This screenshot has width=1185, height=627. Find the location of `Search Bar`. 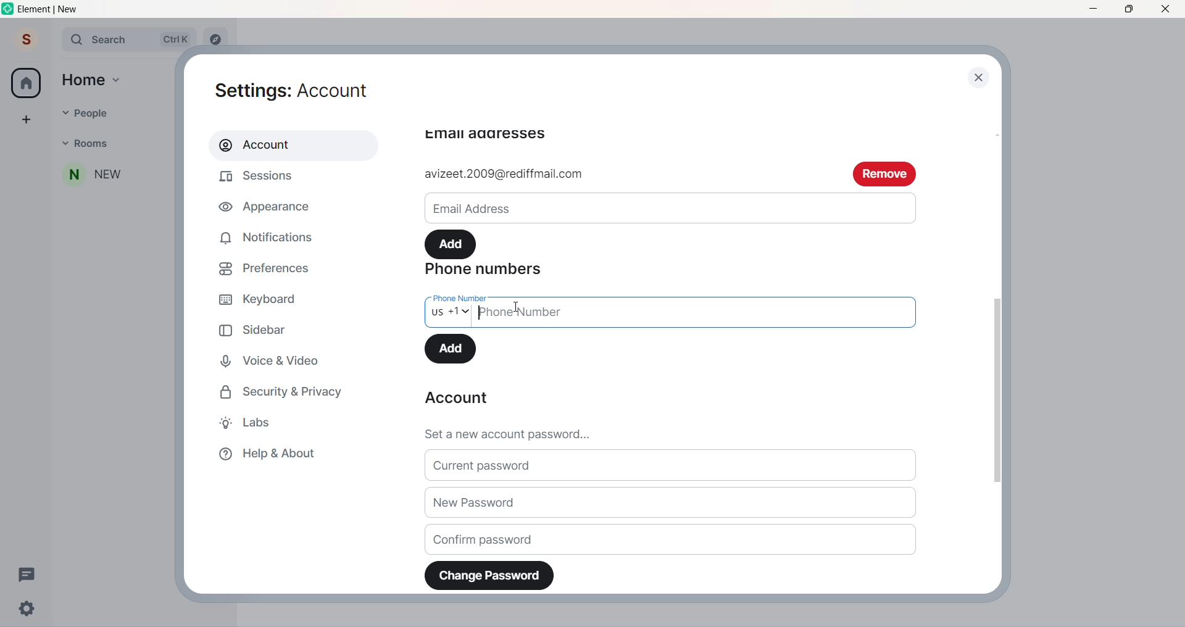

Search Bar is located at coordinates (128, 39).